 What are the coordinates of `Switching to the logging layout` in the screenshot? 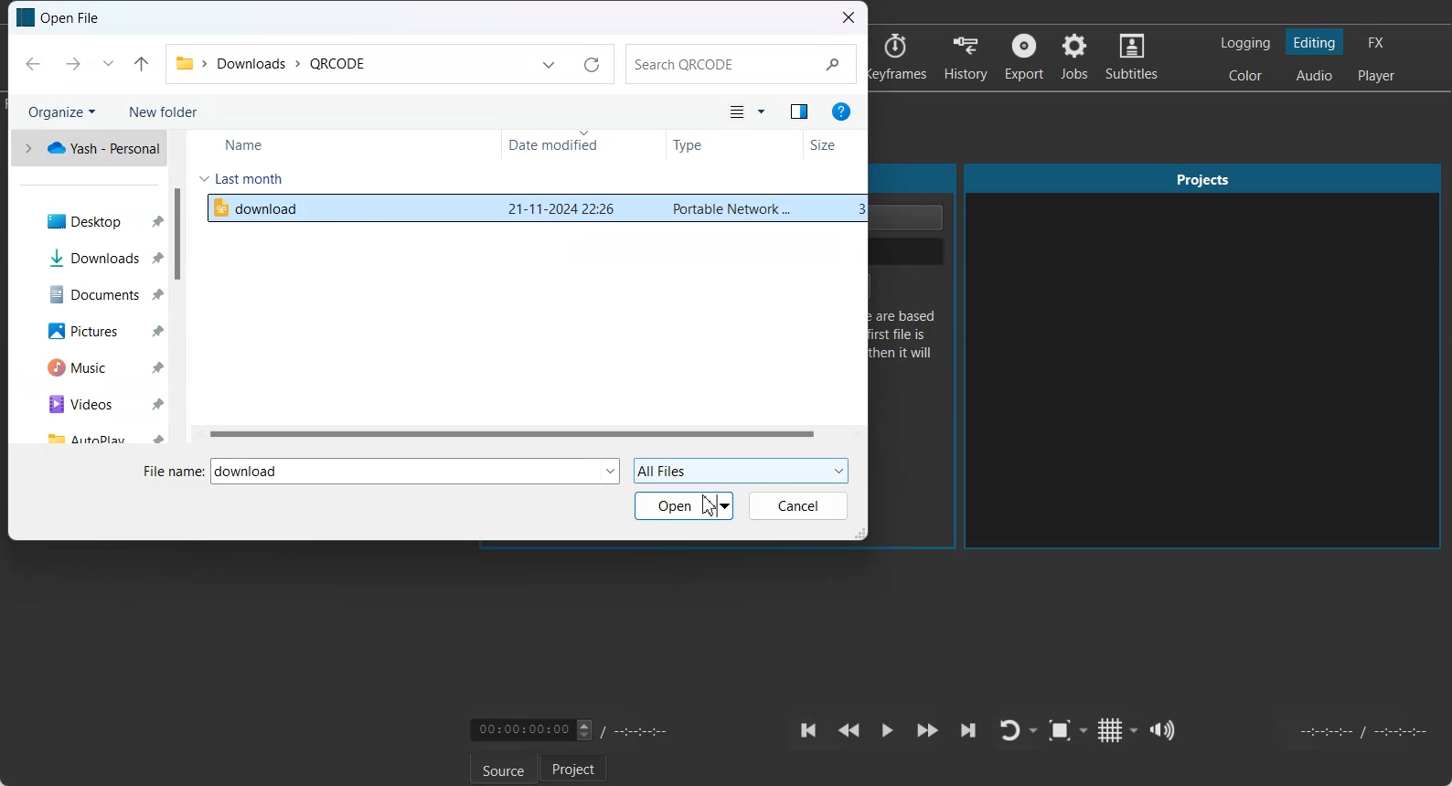 It's located at (1245, 43).